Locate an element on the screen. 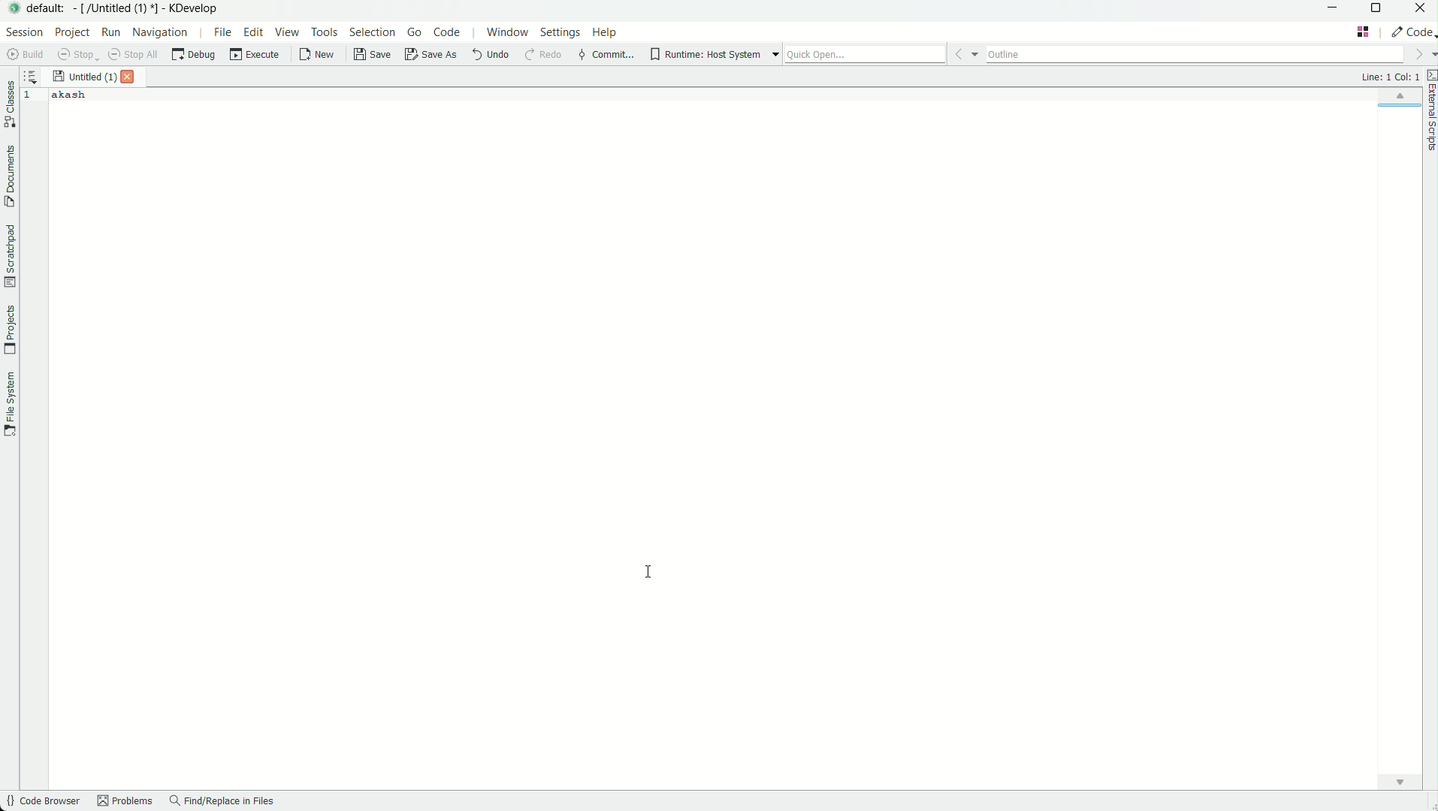 The width and height of the screenshot is (1438, 811). code browser is located at coordinates (41, 802).